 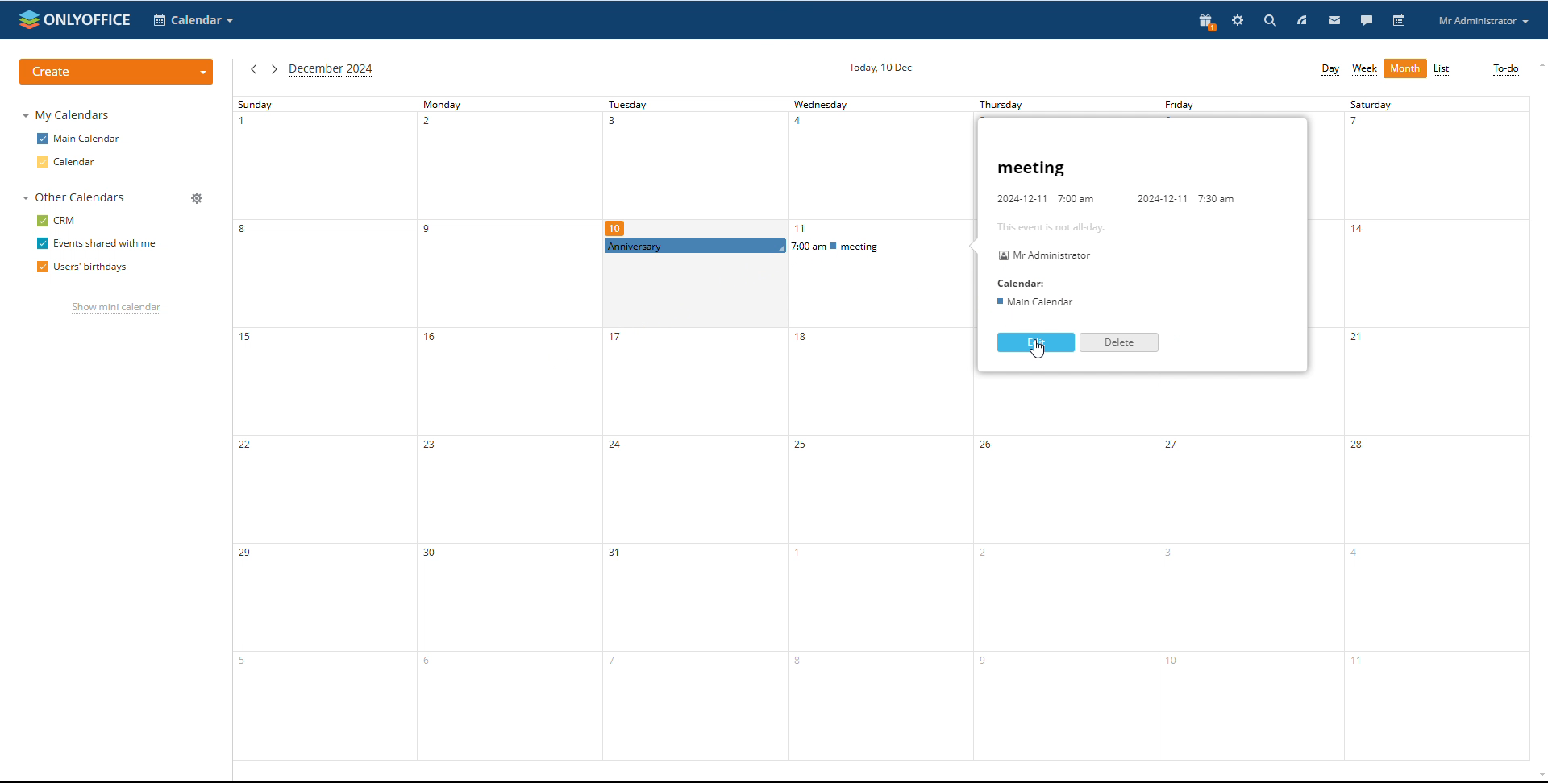 What do you see at coordinates (1243, 570) in the screenshot?
I see `friday` at bounding box center [1243, 570].